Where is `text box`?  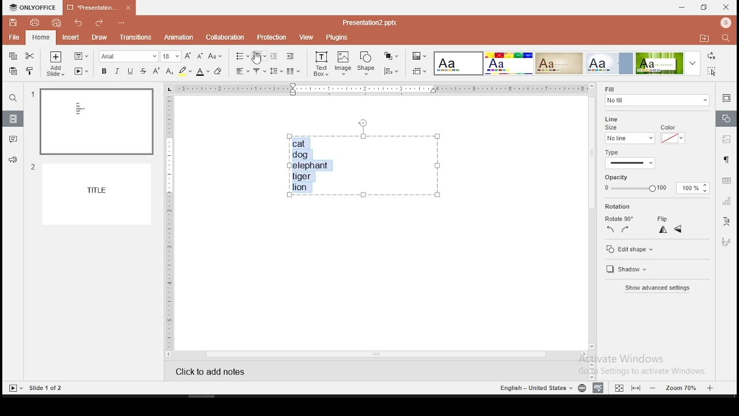
text box is located at coordinates (321, 65).